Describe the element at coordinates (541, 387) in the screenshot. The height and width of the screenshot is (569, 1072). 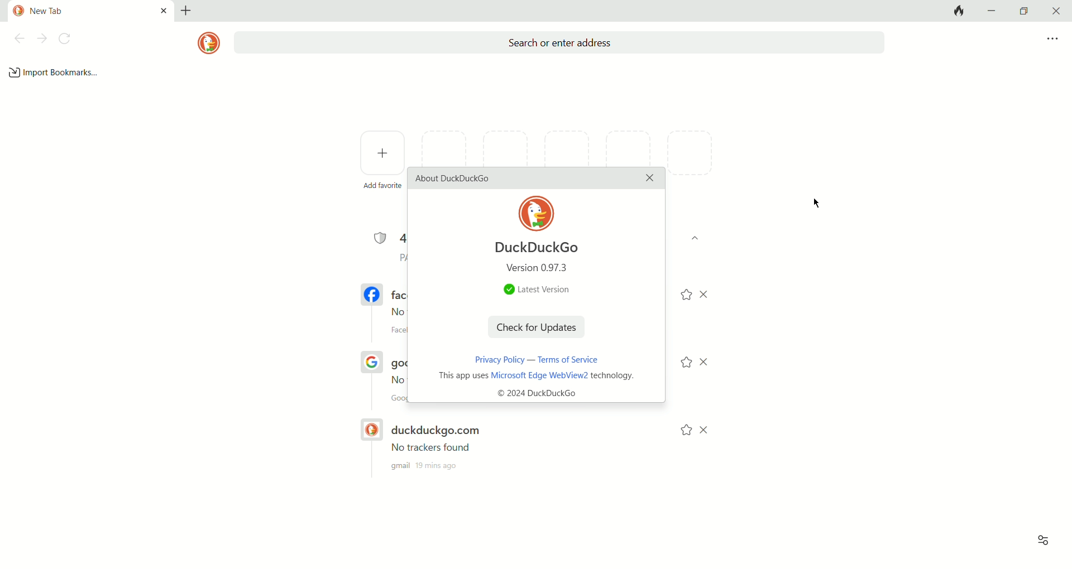
I see `This app uses Microsoft Edge ` at that location.